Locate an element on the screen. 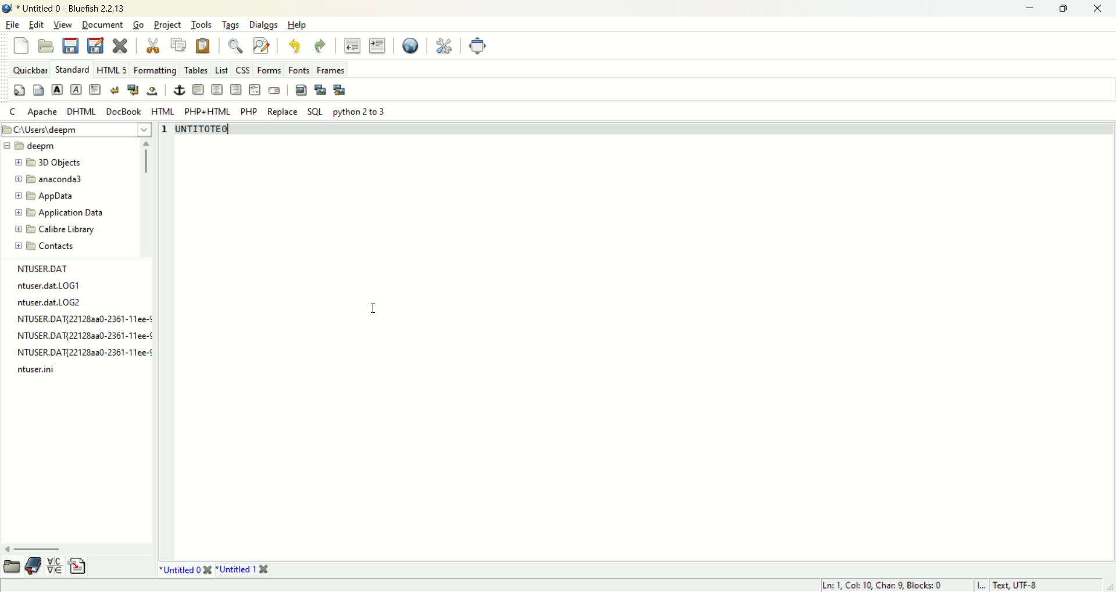 The width and height of the screenshot is (1116, 592). file is located at coordinates (13, 25).